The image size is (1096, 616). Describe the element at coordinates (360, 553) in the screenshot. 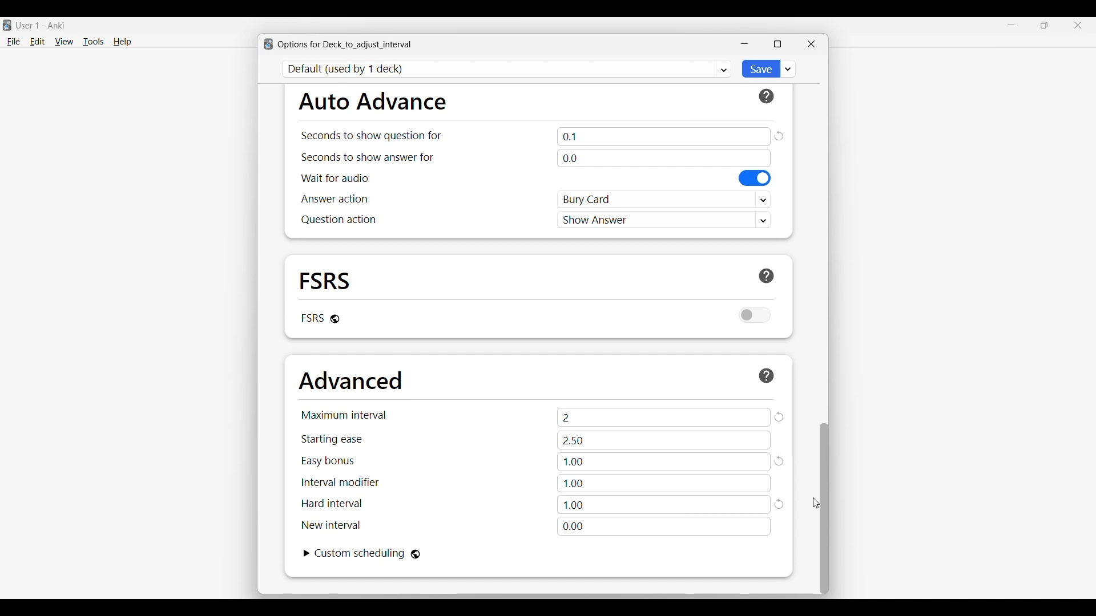

I see `Indicates custom scheduling` at that location.